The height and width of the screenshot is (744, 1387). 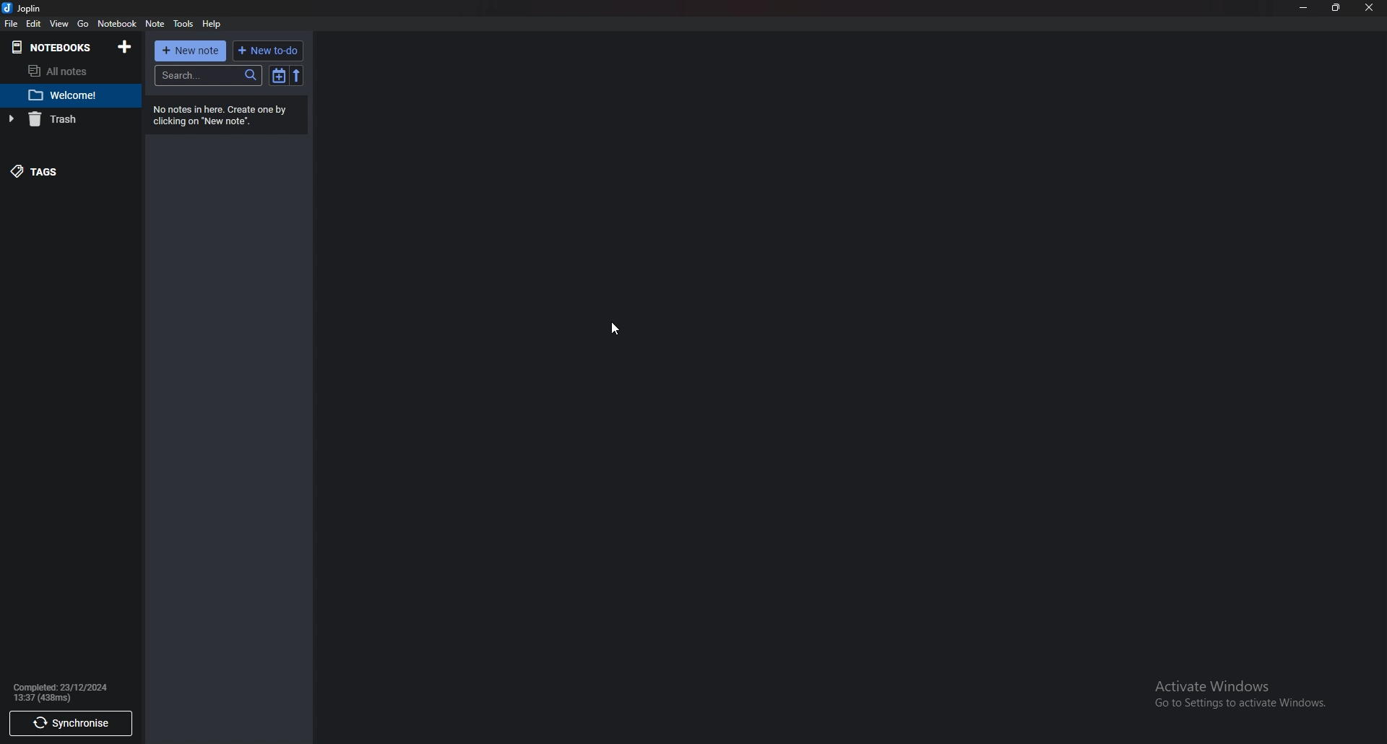 What do you see at coordinates (55, 170) in the screenshot?
I see `Tags` at bounding box center [55, 170].